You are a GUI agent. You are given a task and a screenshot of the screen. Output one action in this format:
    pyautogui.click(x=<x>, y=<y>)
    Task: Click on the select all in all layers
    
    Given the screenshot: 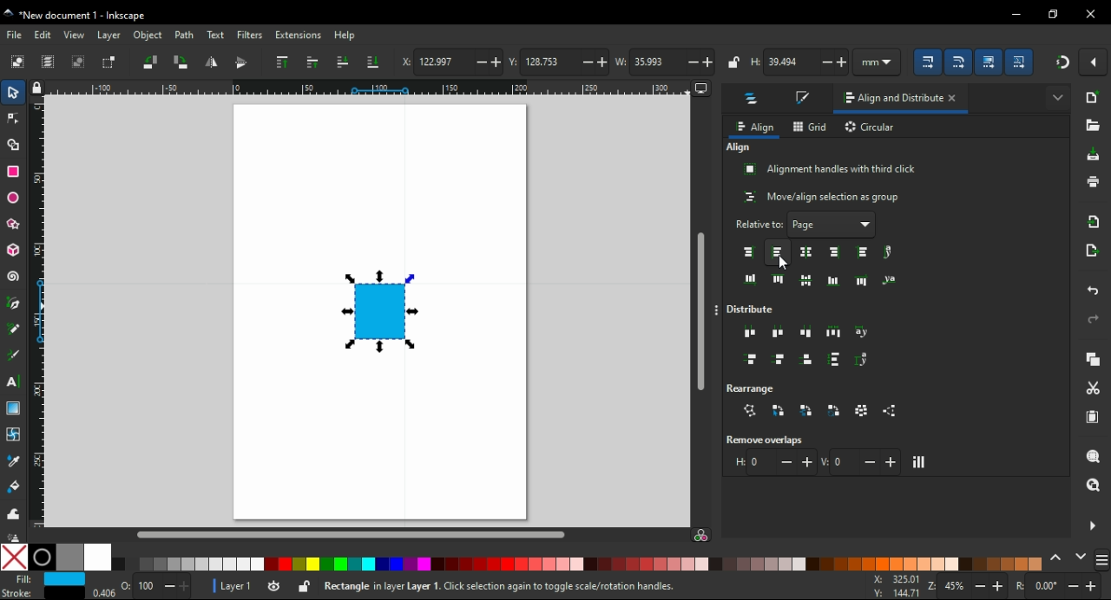 What is the action you would take?
    pyautogui.click(x=49, y=62)
    